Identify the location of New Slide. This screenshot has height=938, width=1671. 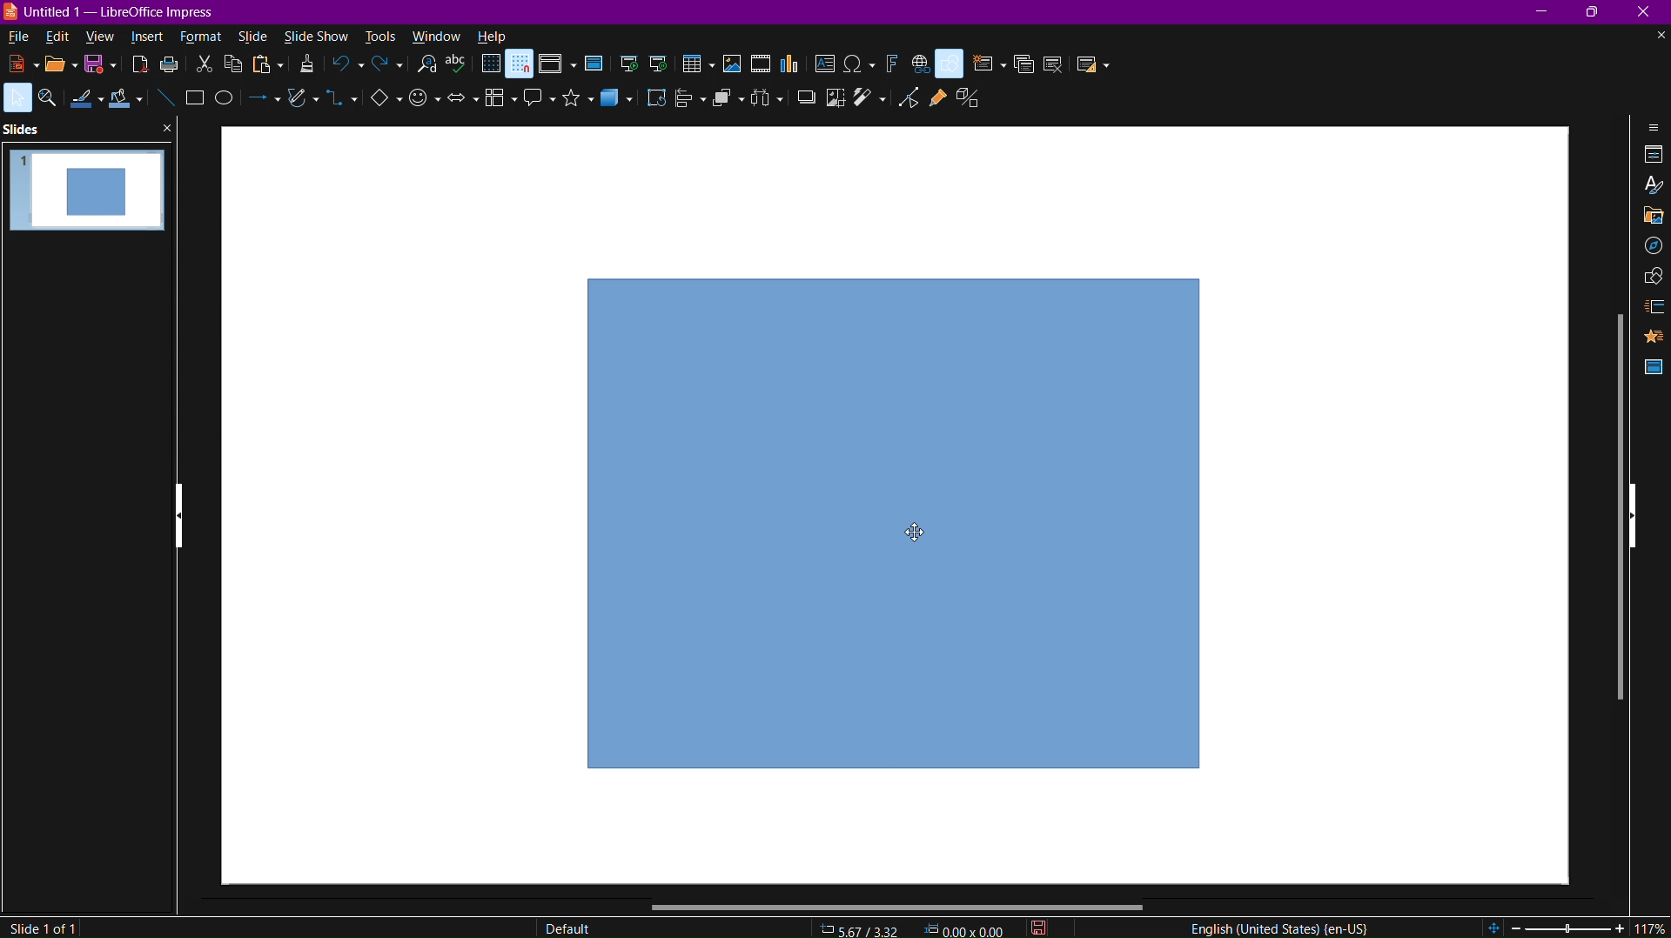
(986, 64).